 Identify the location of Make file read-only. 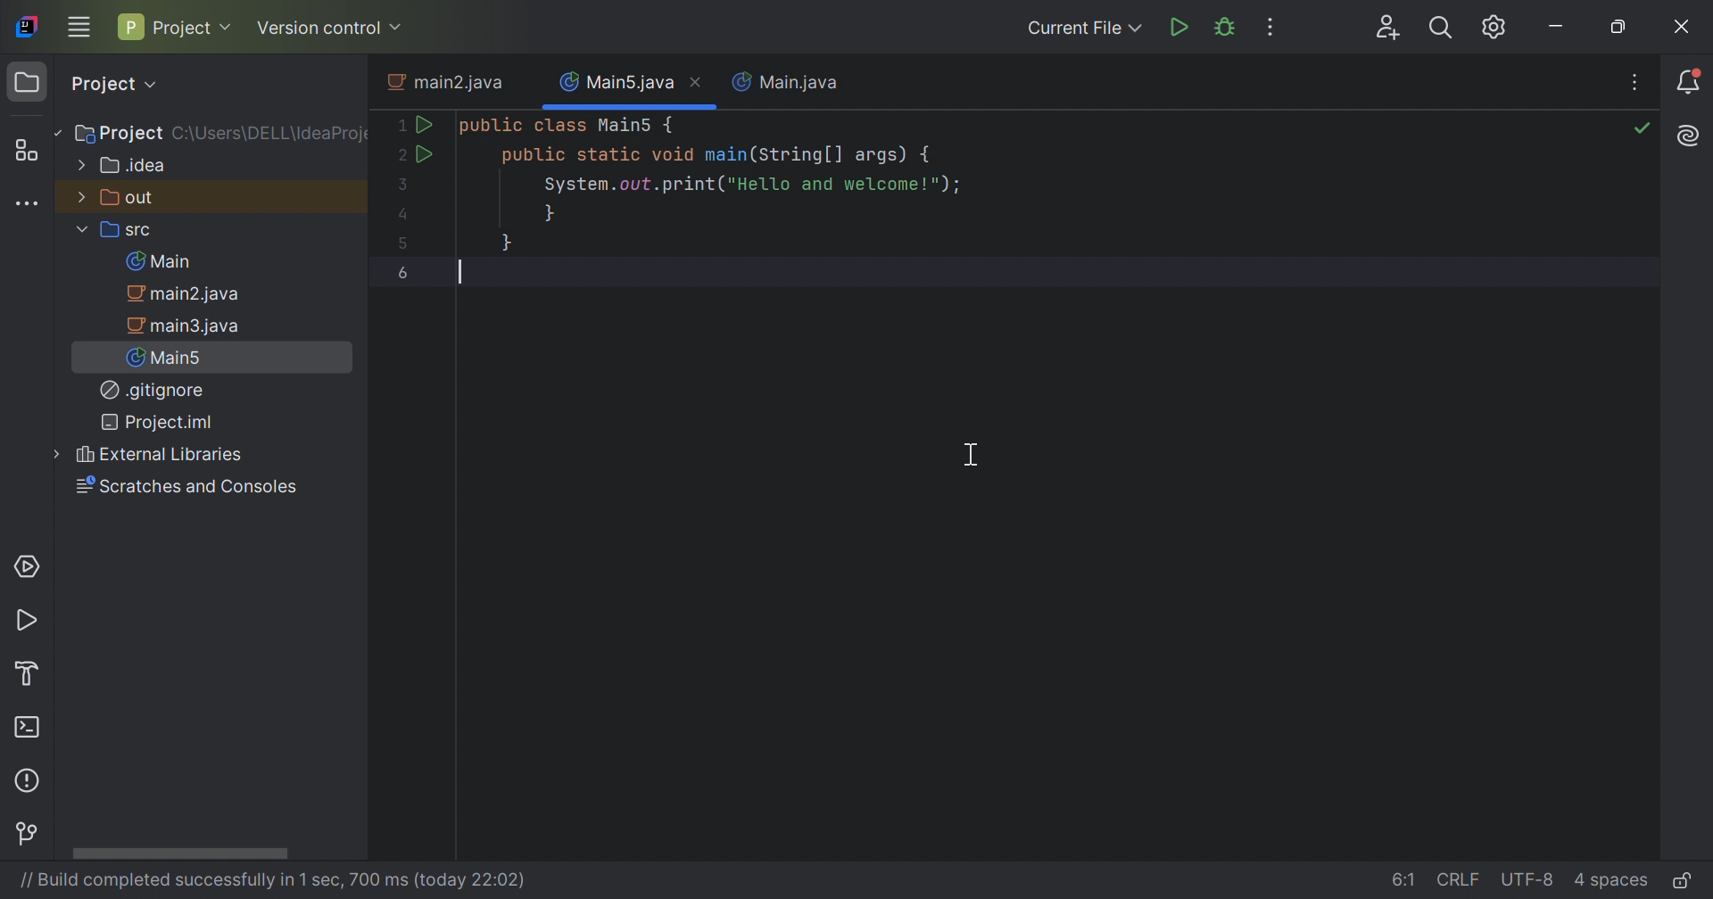
(1684, 882).